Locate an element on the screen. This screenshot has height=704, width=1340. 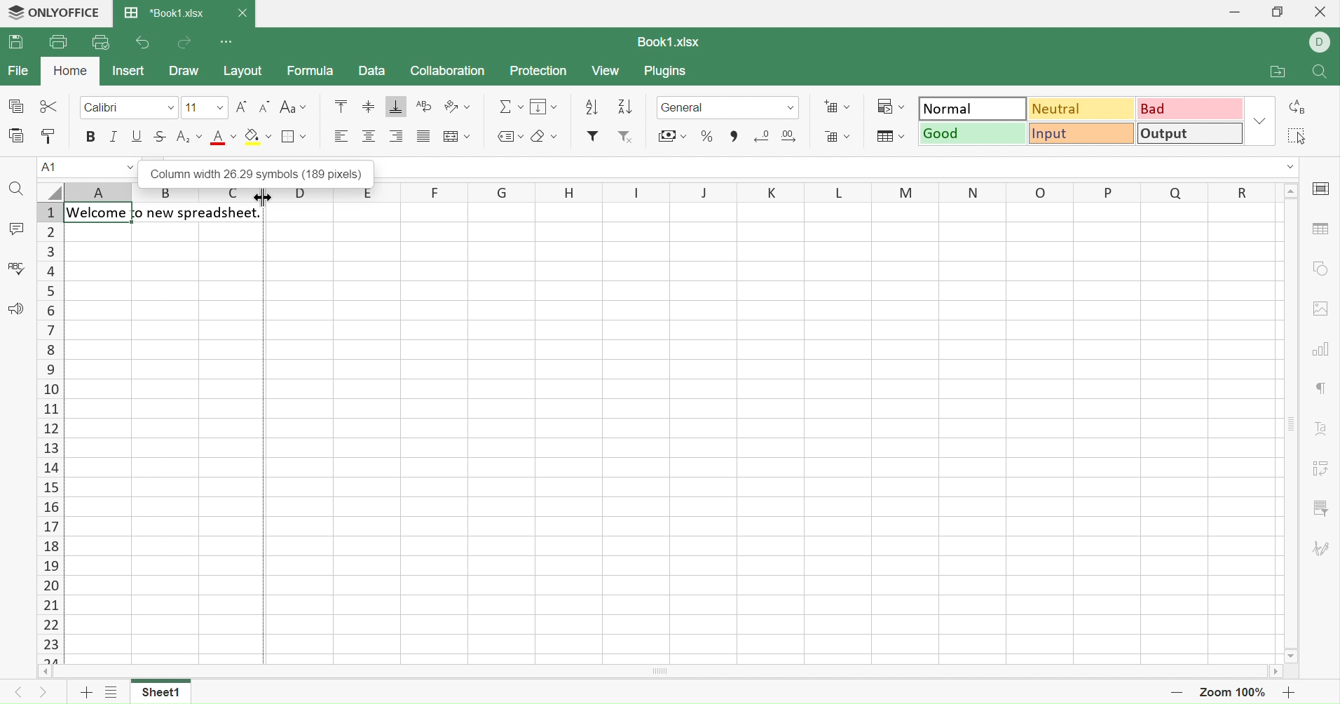
Customize Quick Access Toolbar is located at coordinates (228, 43).